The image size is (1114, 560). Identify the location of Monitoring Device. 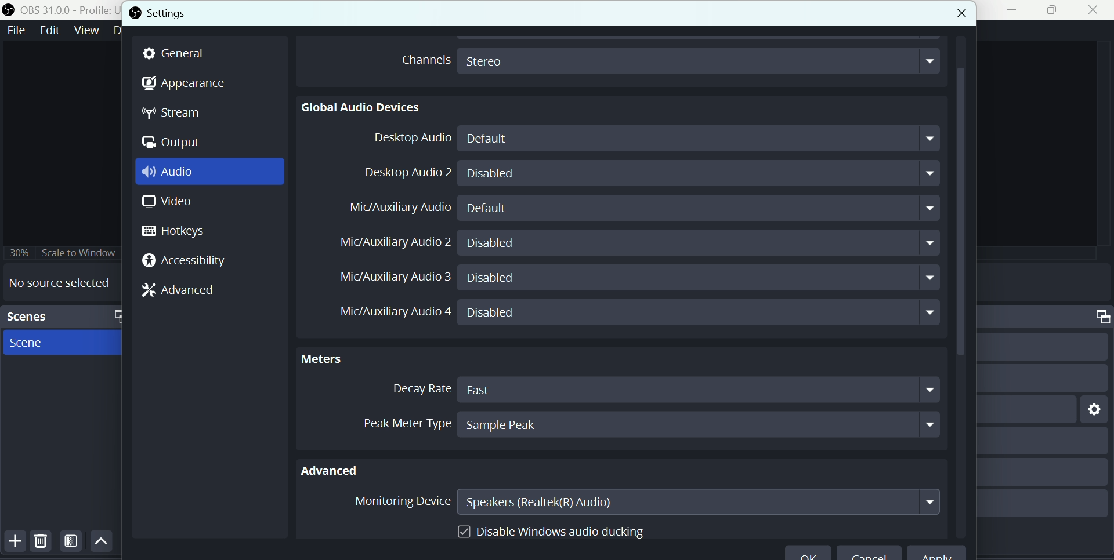
(399, 503).